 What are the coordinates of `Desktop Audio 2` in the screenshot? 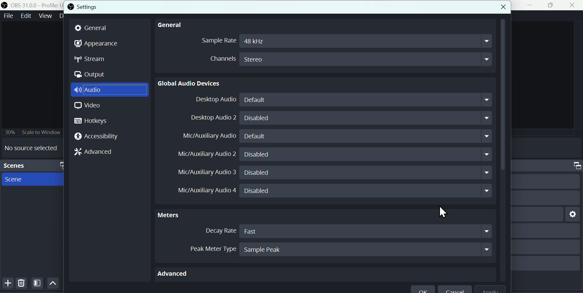 It's located at (213, 118).